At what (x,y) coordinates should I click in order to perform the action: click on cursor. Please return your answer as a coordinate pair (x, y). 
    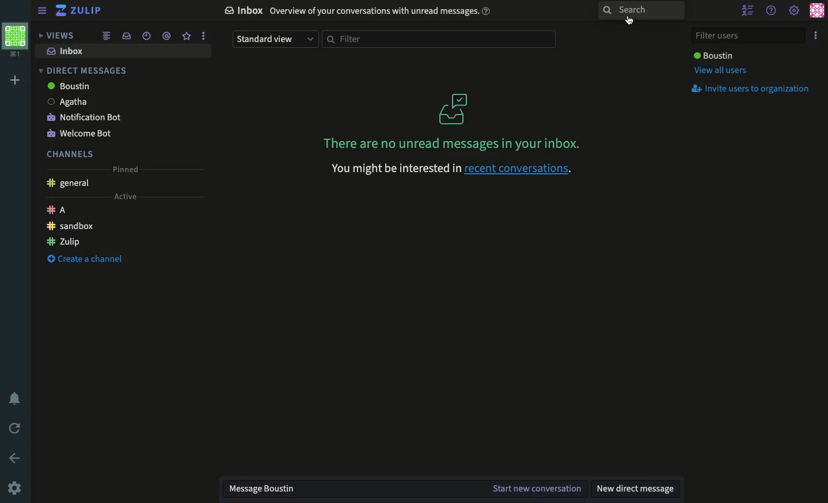
    Looking at the image, I should click on (629, 20).